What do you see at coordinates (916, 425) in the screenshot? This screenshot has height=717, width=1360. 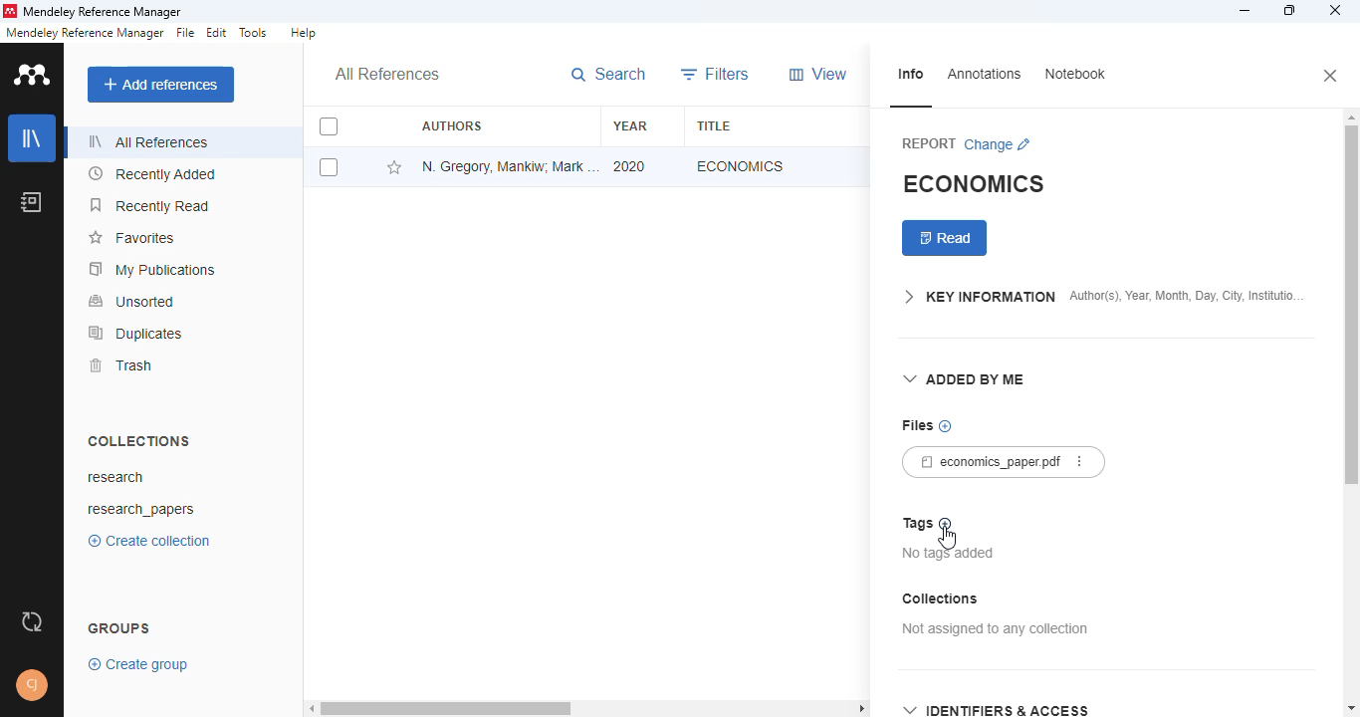 I see `files` at bounding box center [916, 425].